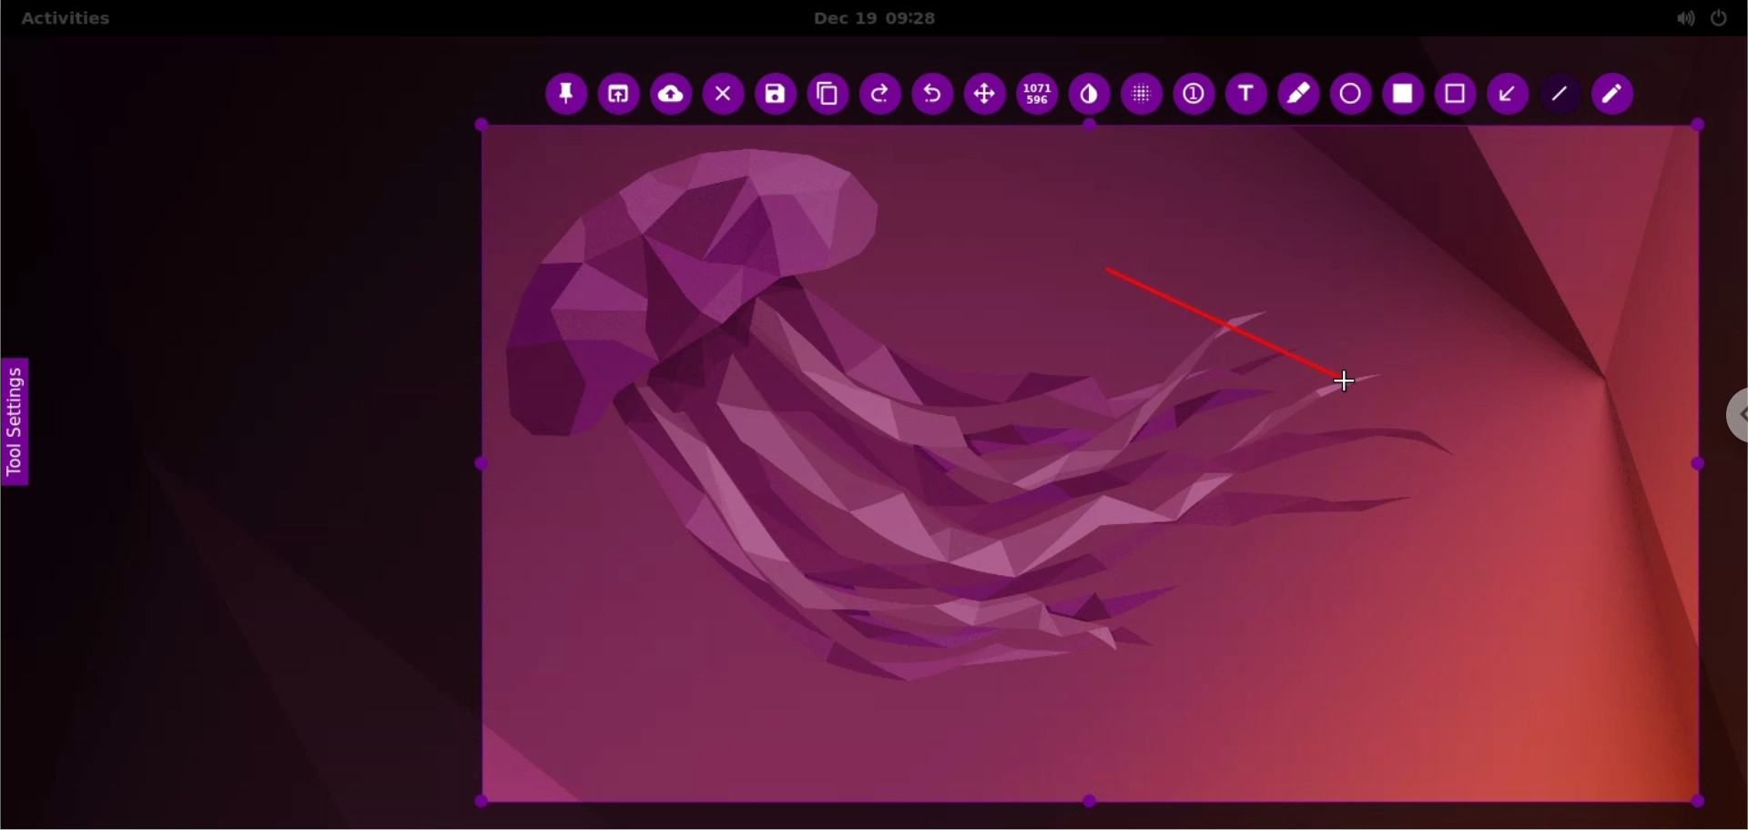 The width and height of the screenshot is (1748, 830). Describe the element at coordinates (777, 96) in the screenshot. I see `save` at that location.